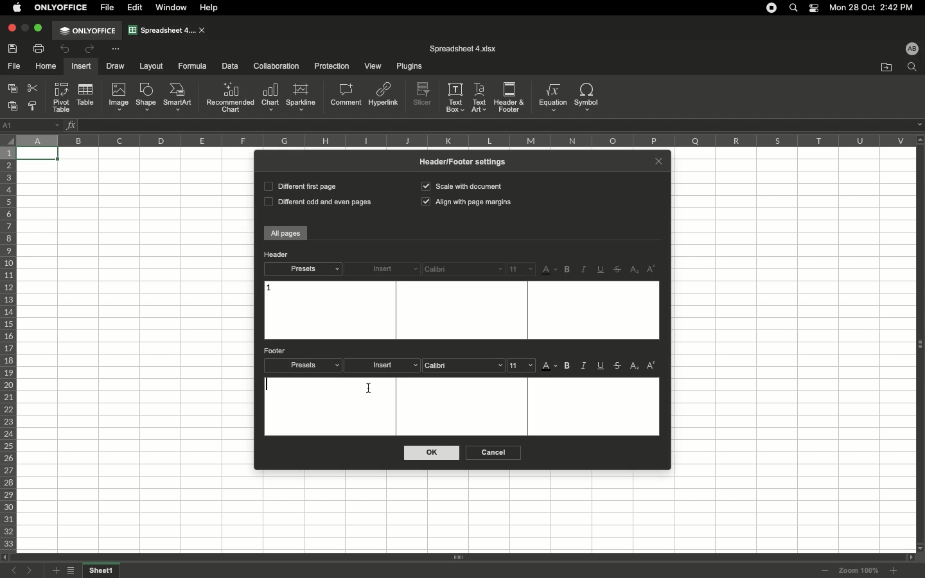 This screenshot has width=925, height=578. I want to click on menu, so click(522, 365).